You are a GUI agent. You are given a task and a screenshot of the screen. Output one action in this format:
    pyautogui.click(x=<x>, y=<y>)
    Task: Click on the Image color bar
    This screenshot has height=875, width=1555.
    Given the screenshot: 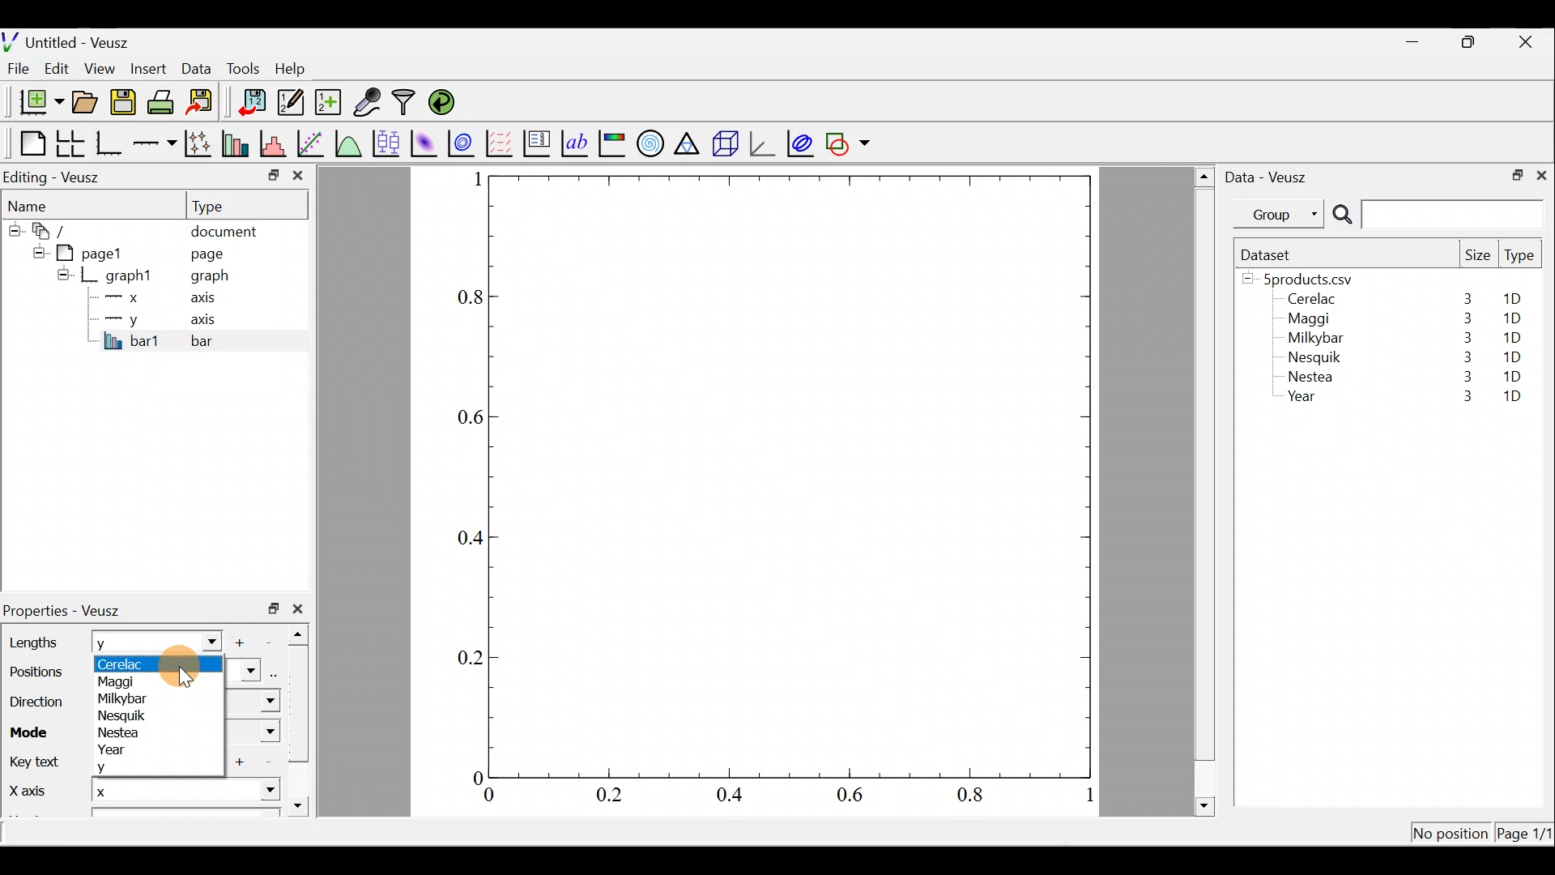 What is the action you would take?
    pyautogui.click(x=613, y=143)
    